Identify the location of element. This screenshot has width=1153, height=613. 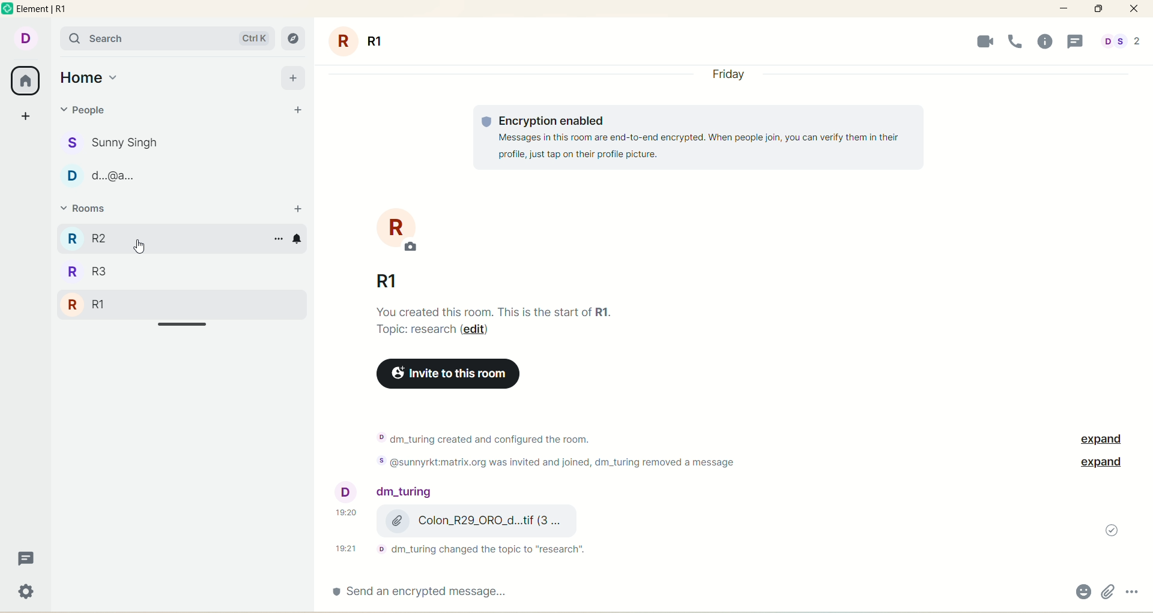
(46, 10).